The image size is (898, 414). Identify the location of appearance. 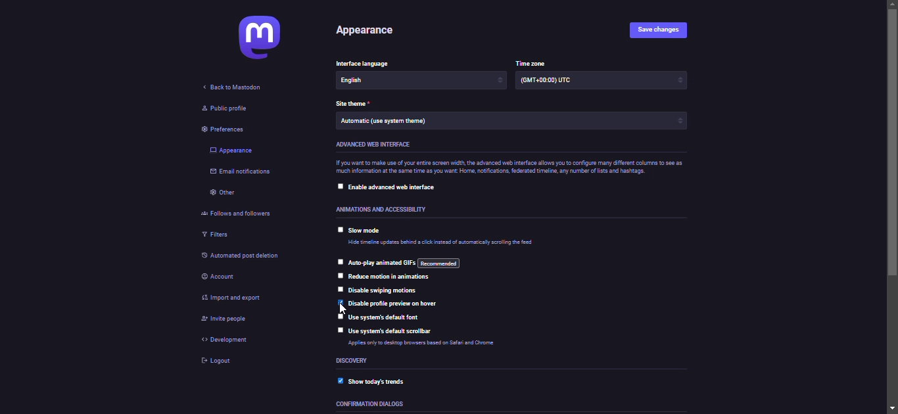
(362, 30).